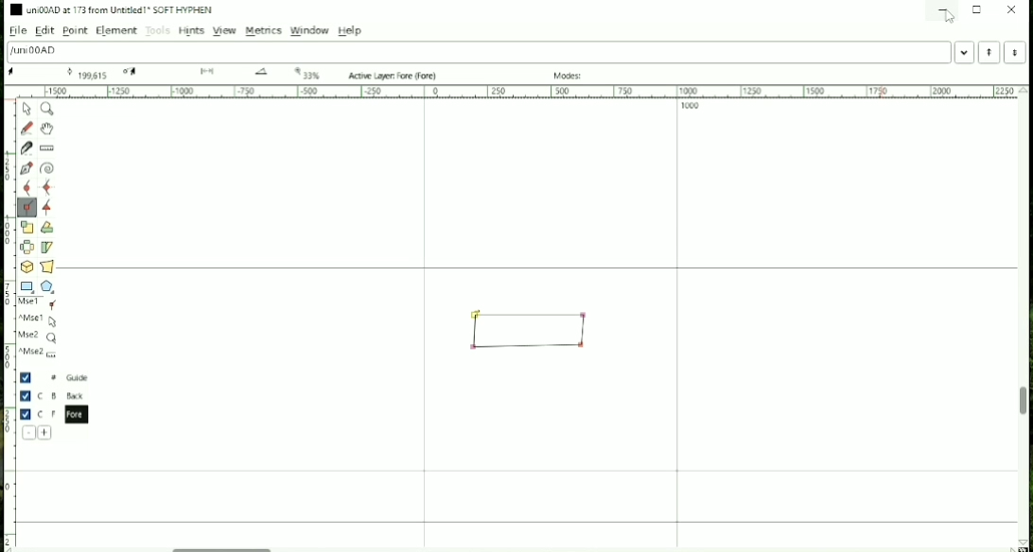 The width and height of the screenshot is (1033, 552). I want to click on Add a corner point, so click(26, 208).